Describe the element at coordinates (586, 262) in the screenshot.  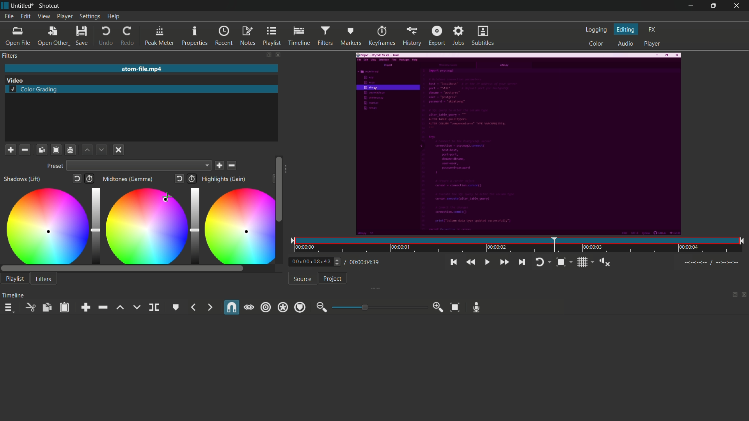
I see `toggle grid` at that location.